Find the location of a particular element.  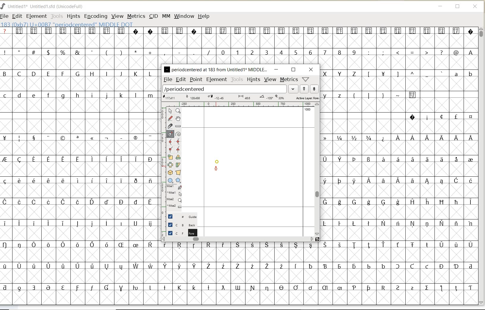

add a point, then drag out its control points is located at coordinates (170, 134).